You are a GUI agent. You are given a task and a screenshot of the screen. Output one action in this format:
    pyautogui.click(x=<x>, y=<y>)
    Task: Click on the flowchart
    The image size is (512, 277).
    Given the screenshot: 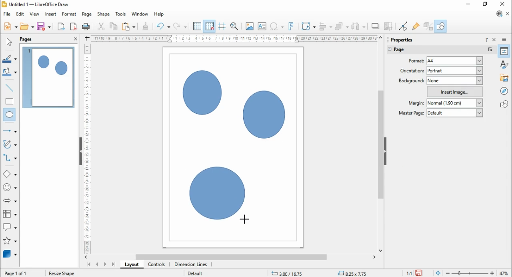 What is the action you would take?
    pyautogui.click(x=10, y=215)
    